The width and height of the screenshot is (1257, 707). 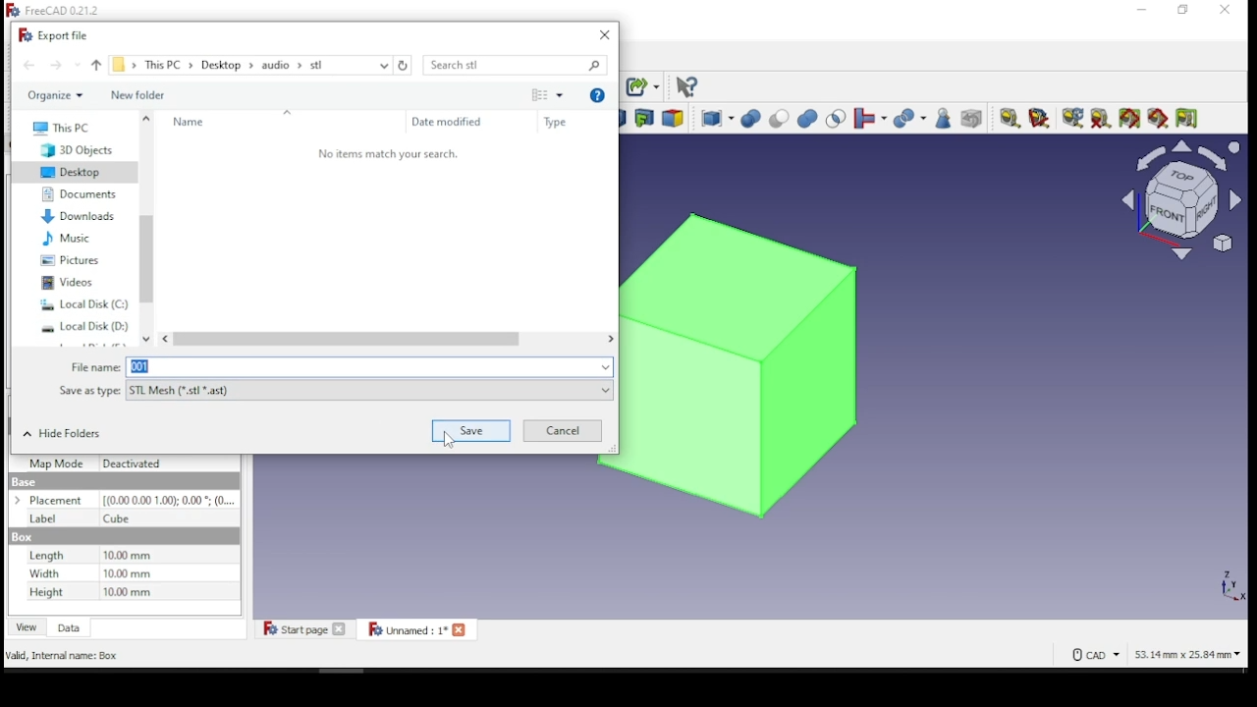 I want to click on this PC, so click(x=67, y=129).